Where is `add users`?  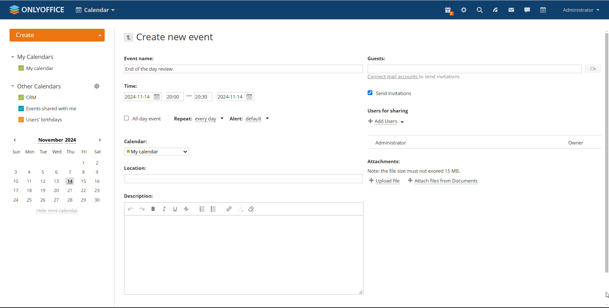
add users is located at coordinates (387, 121).